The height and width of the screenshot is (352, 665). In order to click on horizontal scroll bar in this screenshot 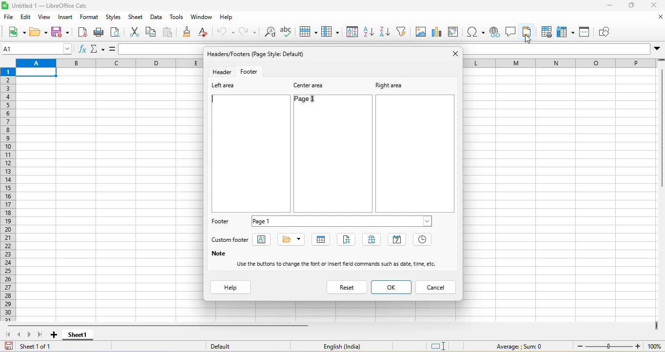, I will do `click(158, 325)`.